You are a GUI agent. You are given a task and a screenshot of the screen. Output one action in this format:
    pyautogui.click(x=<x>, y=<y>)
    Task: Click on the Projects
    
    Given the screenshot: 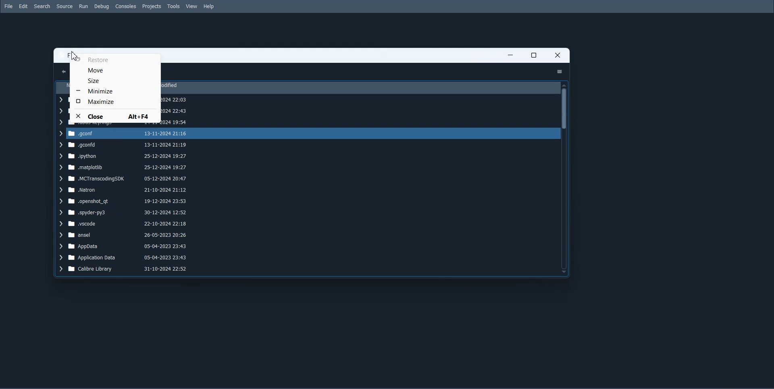 What is the action you would take?
    pyautogui.click(x=152, y=6)
    